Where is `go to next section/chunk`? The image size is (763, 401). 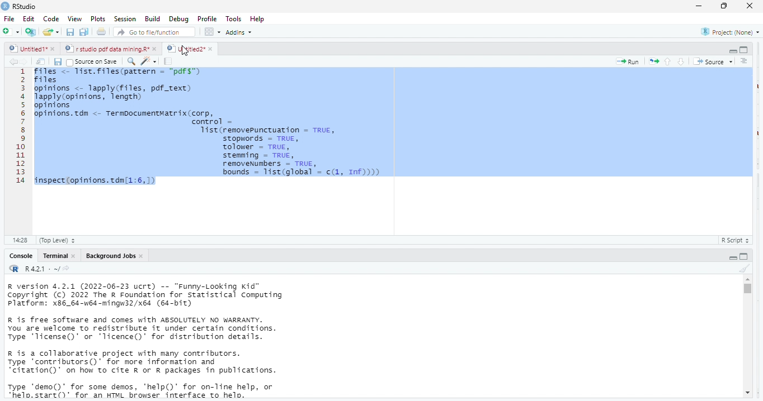
go to next section/chunk is located at coordinates (682, 61).